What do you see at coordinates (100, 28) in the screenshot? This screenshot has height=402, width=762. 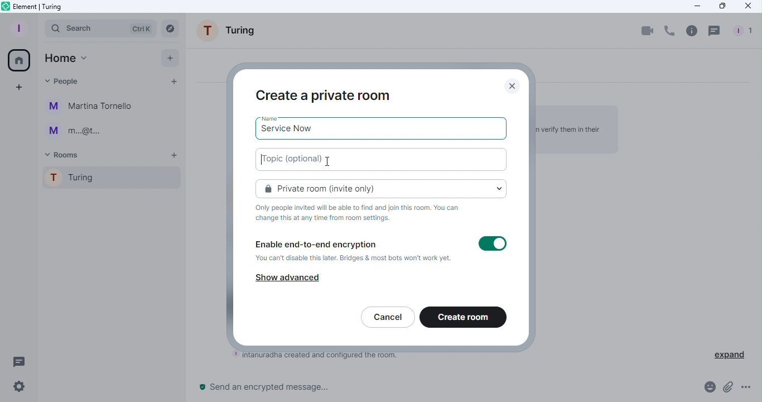 I see `Search bar` at bounding box center [100, 28].